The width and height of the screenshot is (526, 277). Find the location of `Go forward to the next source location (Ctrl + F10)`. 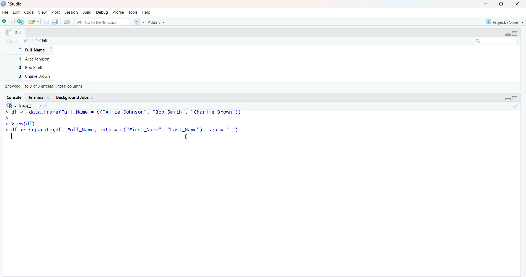

Go forward to the next source location (Ctrl + F10) is located at coordinates (18, 40).